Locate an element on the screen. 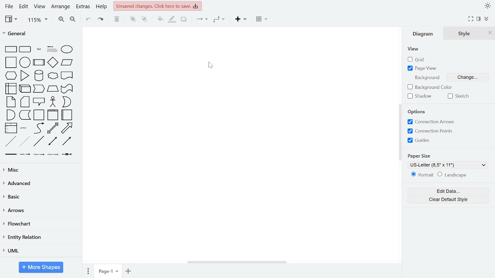  advanced is located at coordinates (39, 183).